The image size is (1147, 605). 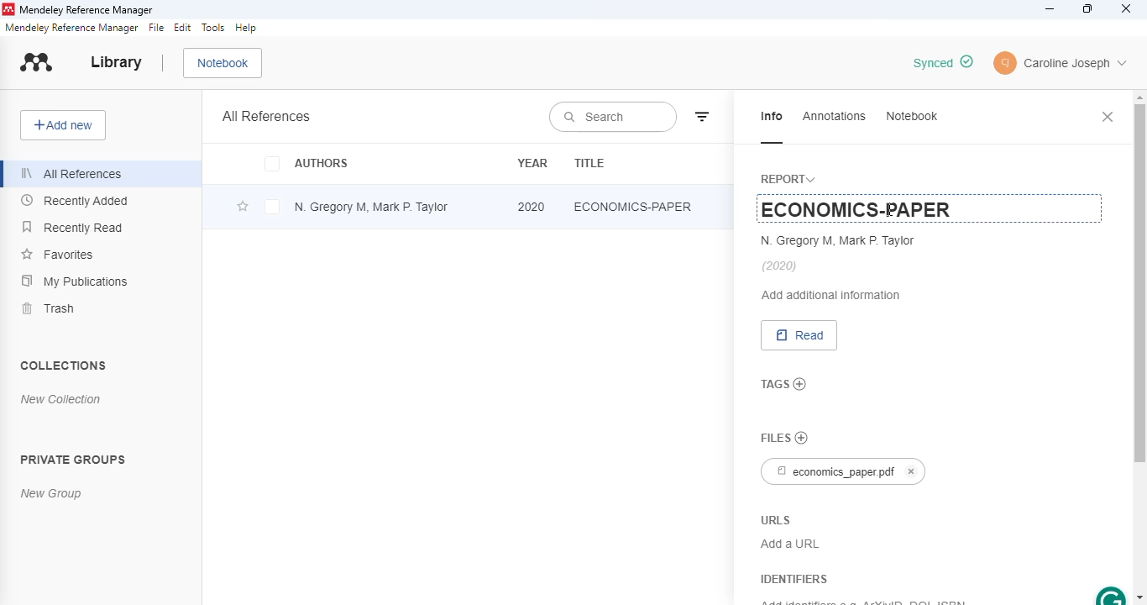 I want to click on grammarly extension, so click(x=1109, y=595).